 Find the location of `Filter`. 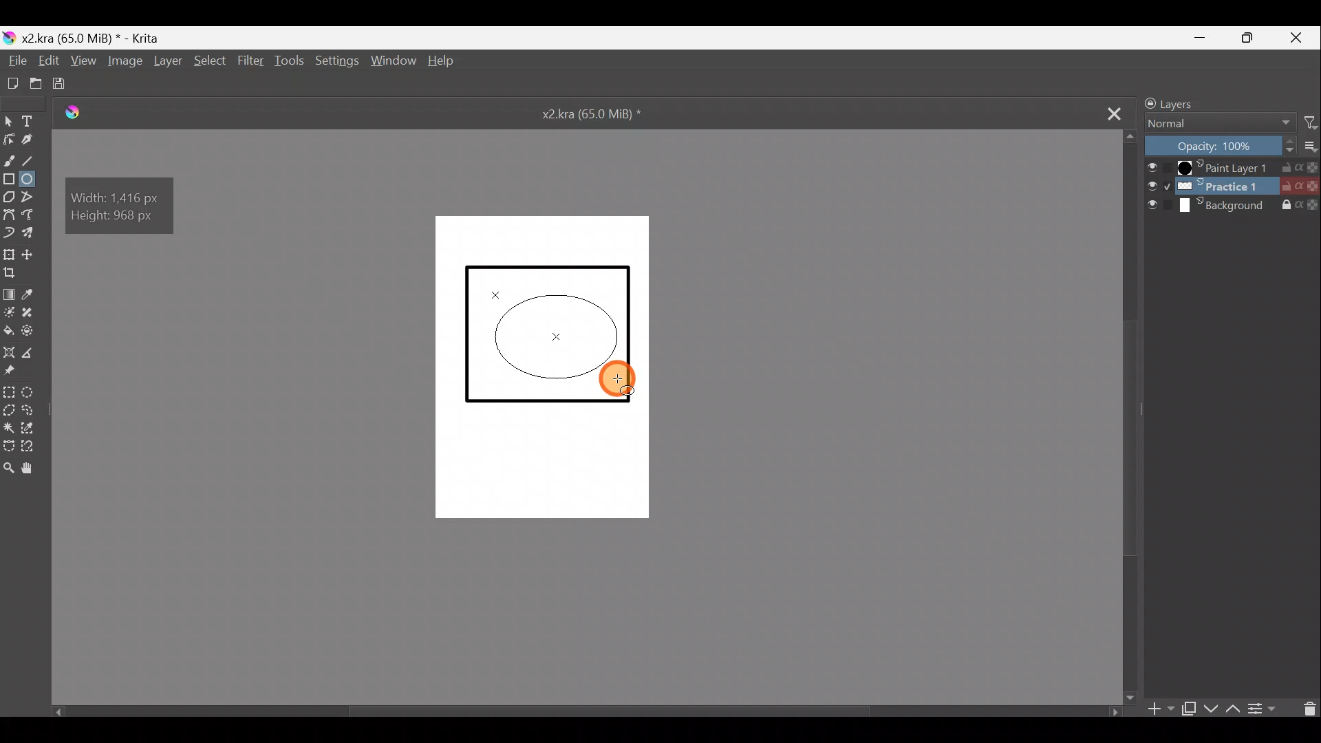

Filter is located at coordinates (249, 60).